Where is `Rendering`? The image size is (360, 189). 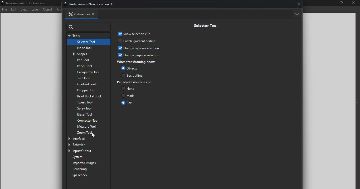 Rendering is located at coordinates (84, 169).